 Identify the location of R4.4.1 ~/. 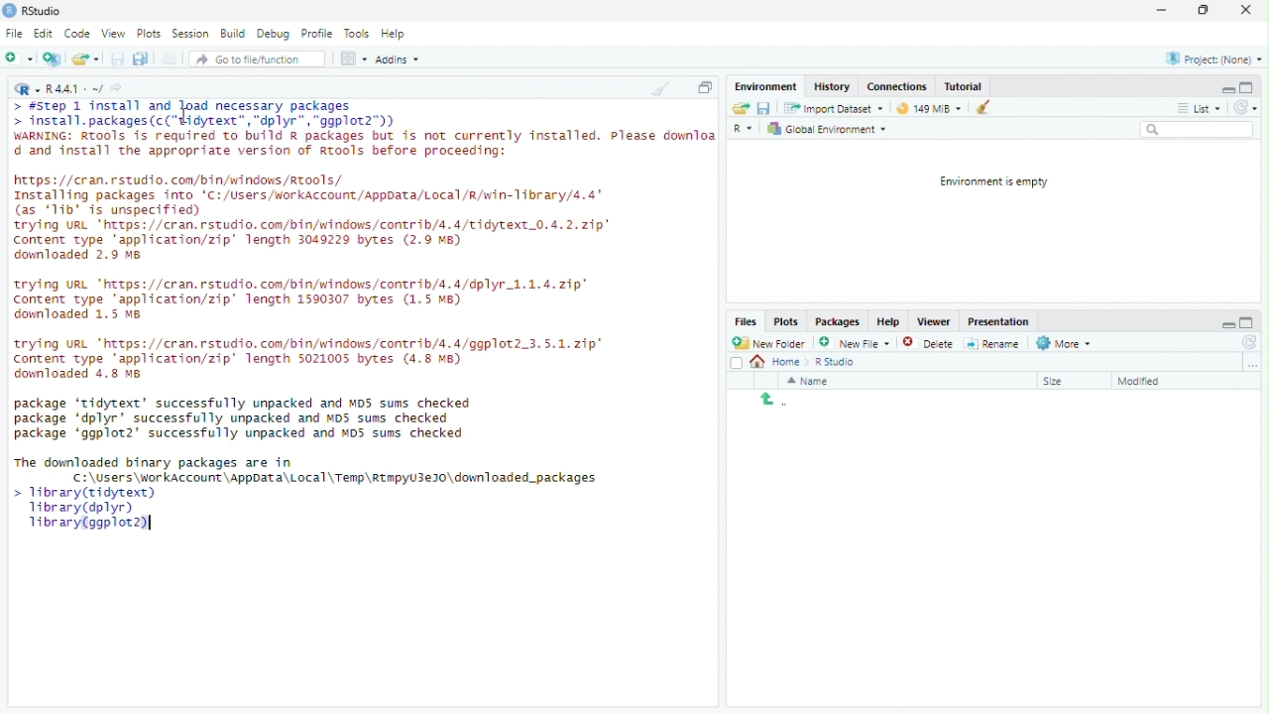
(76, 90).